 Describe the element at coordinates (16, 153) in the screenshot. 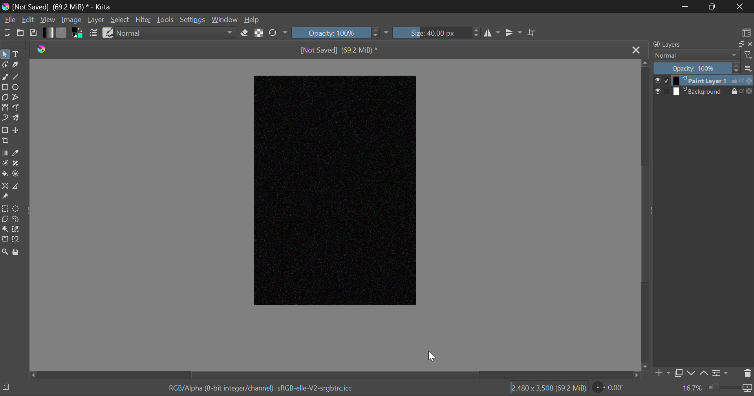

I see `Eyedropper` at that location.